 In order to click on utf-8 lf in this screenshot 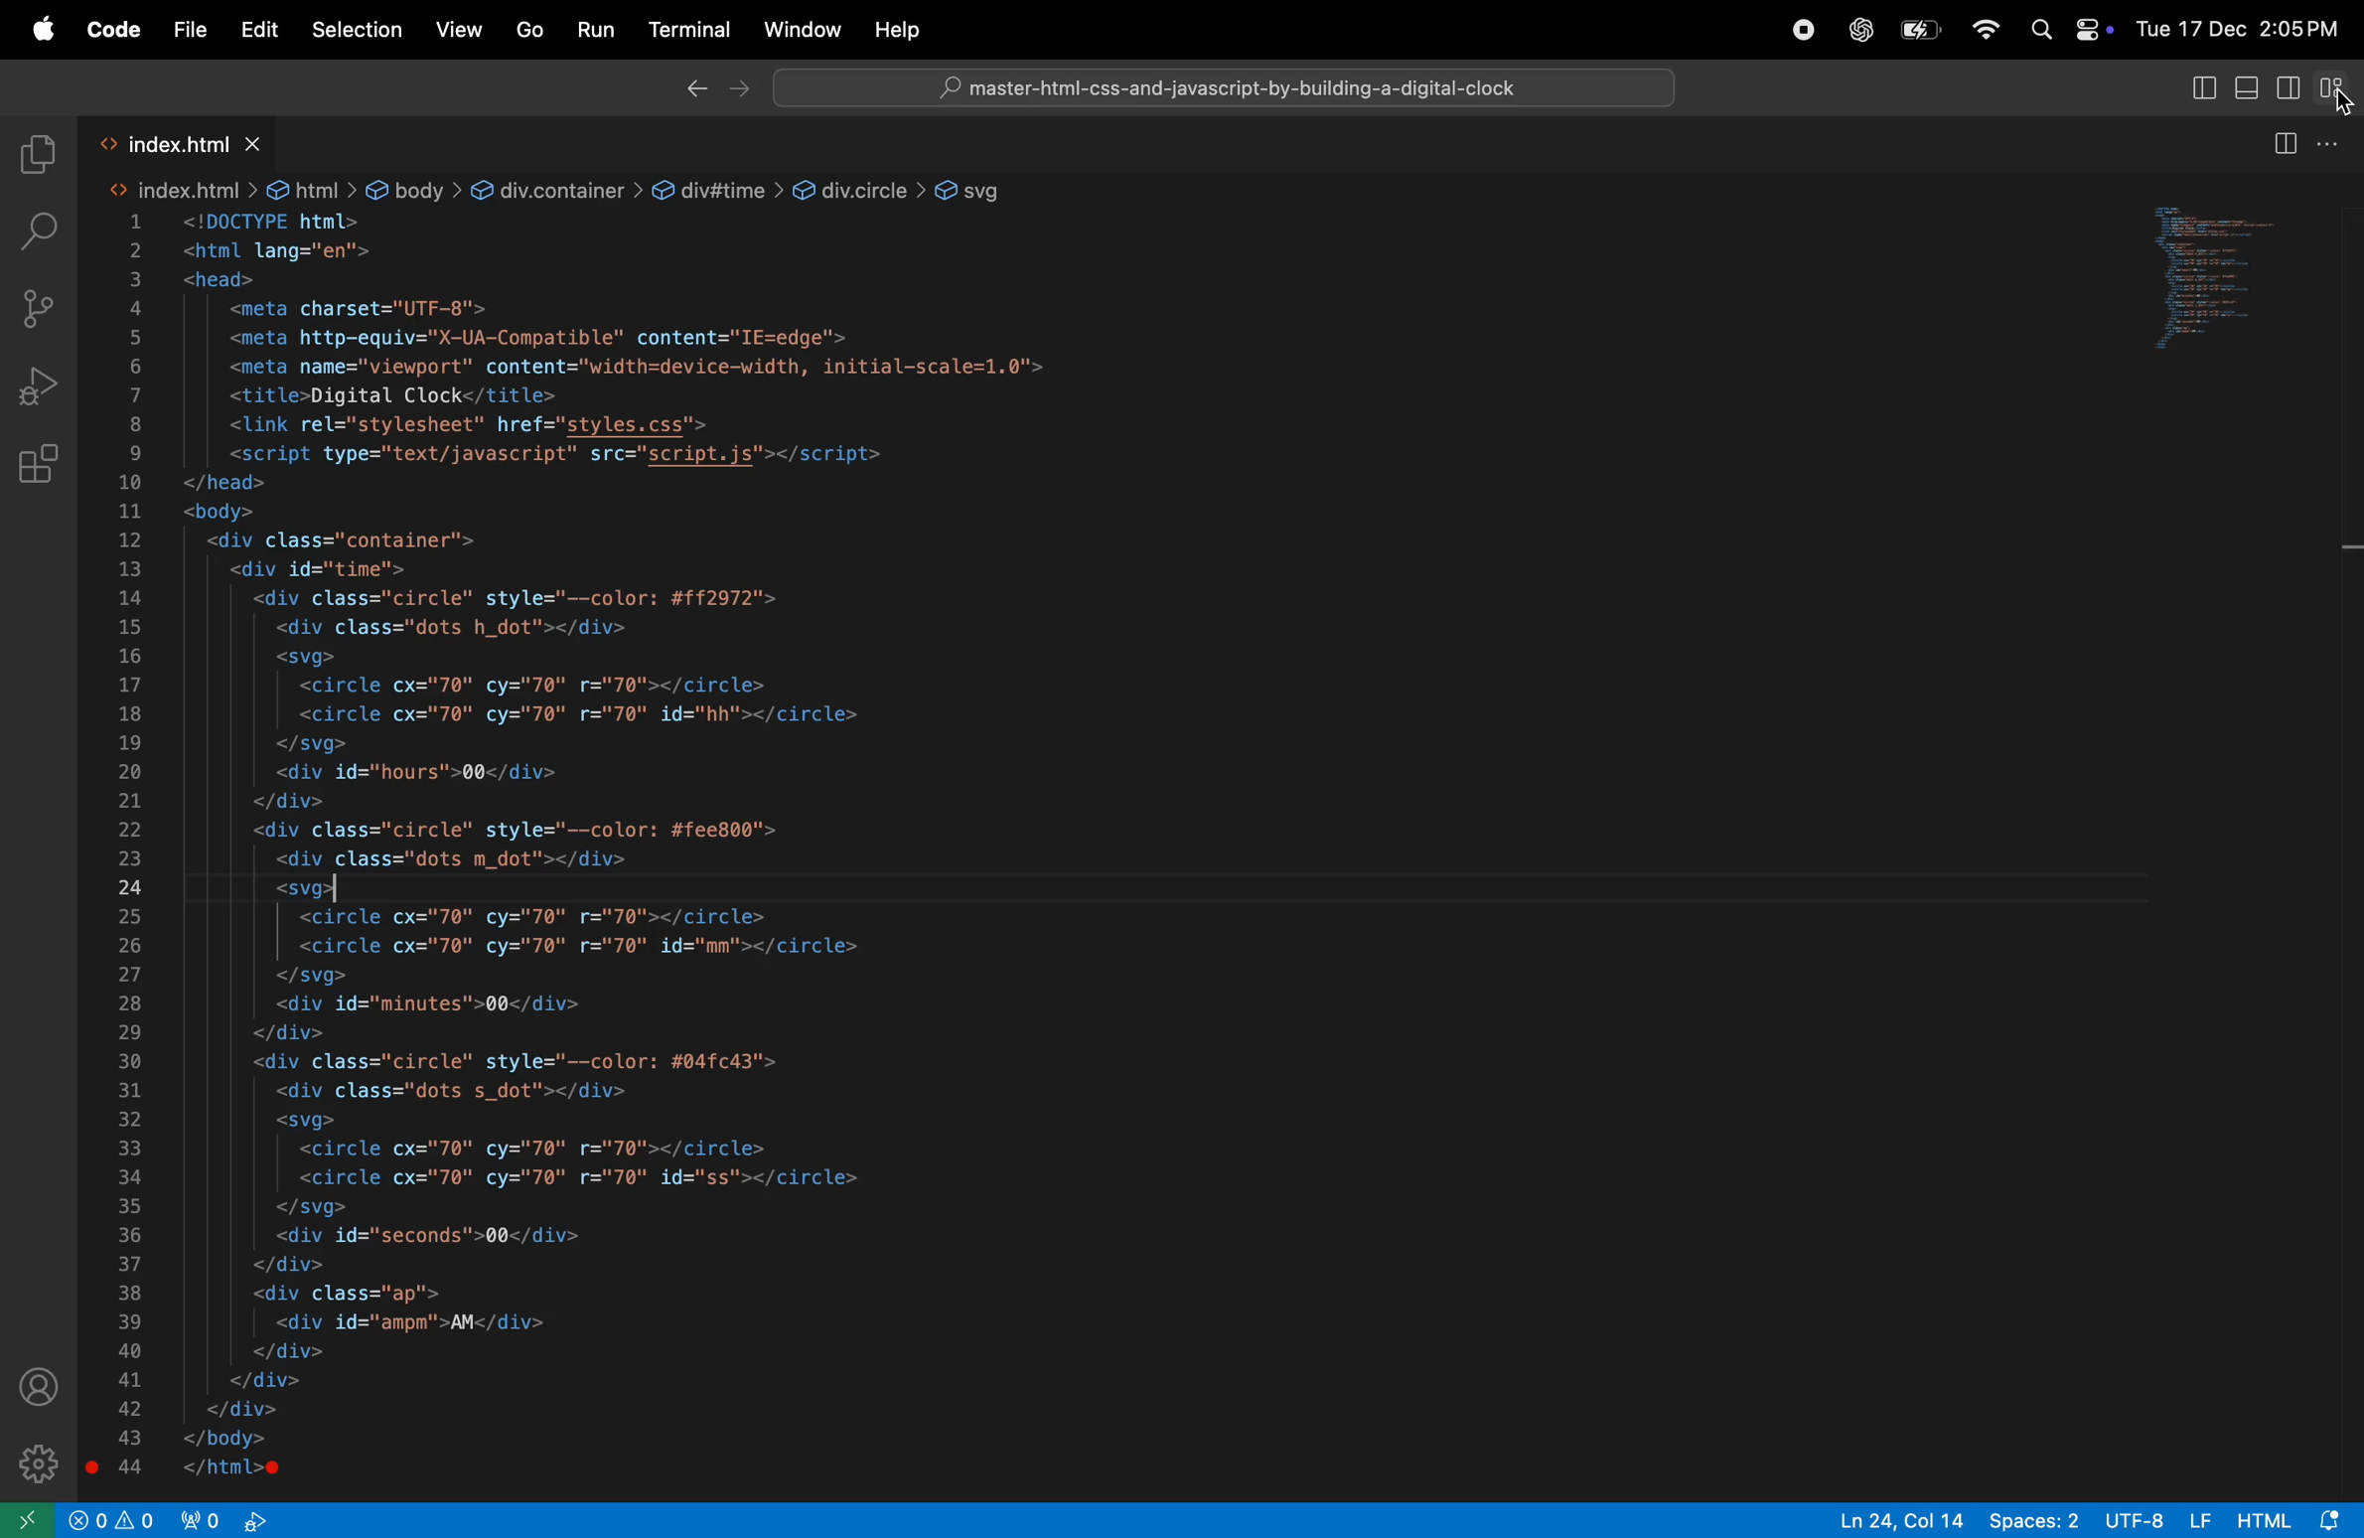, I will do `click(2151, 1520)`.